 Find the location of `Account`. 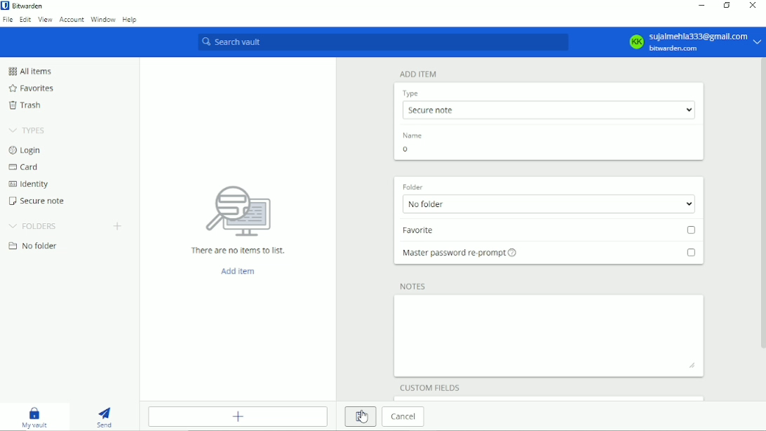

Account is located at coordinates (72, 20).